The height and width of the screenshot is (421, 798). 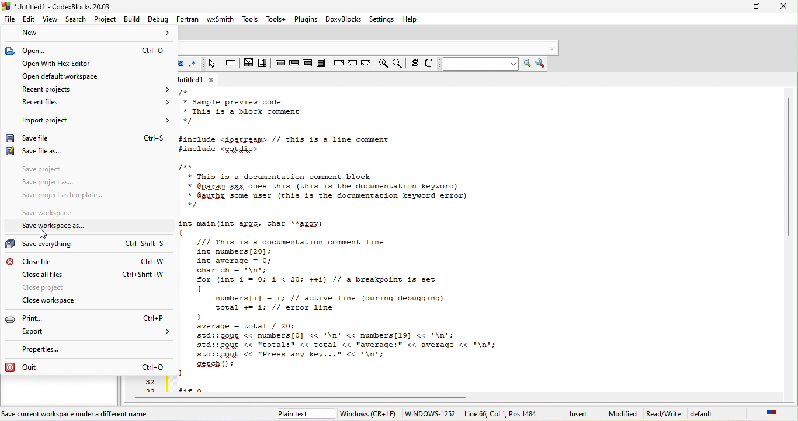 I want to click on edit, so click(x=28, y=20).